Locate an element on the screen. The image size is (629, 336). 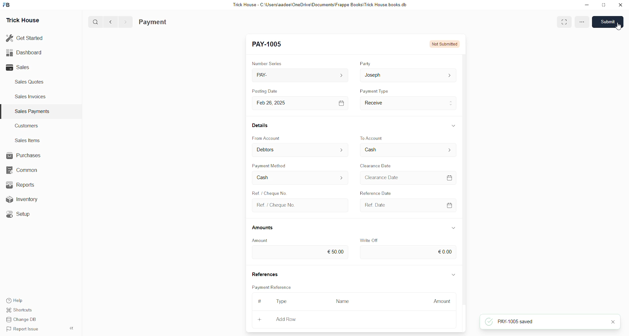
Search is located at coordinates (95, 22).